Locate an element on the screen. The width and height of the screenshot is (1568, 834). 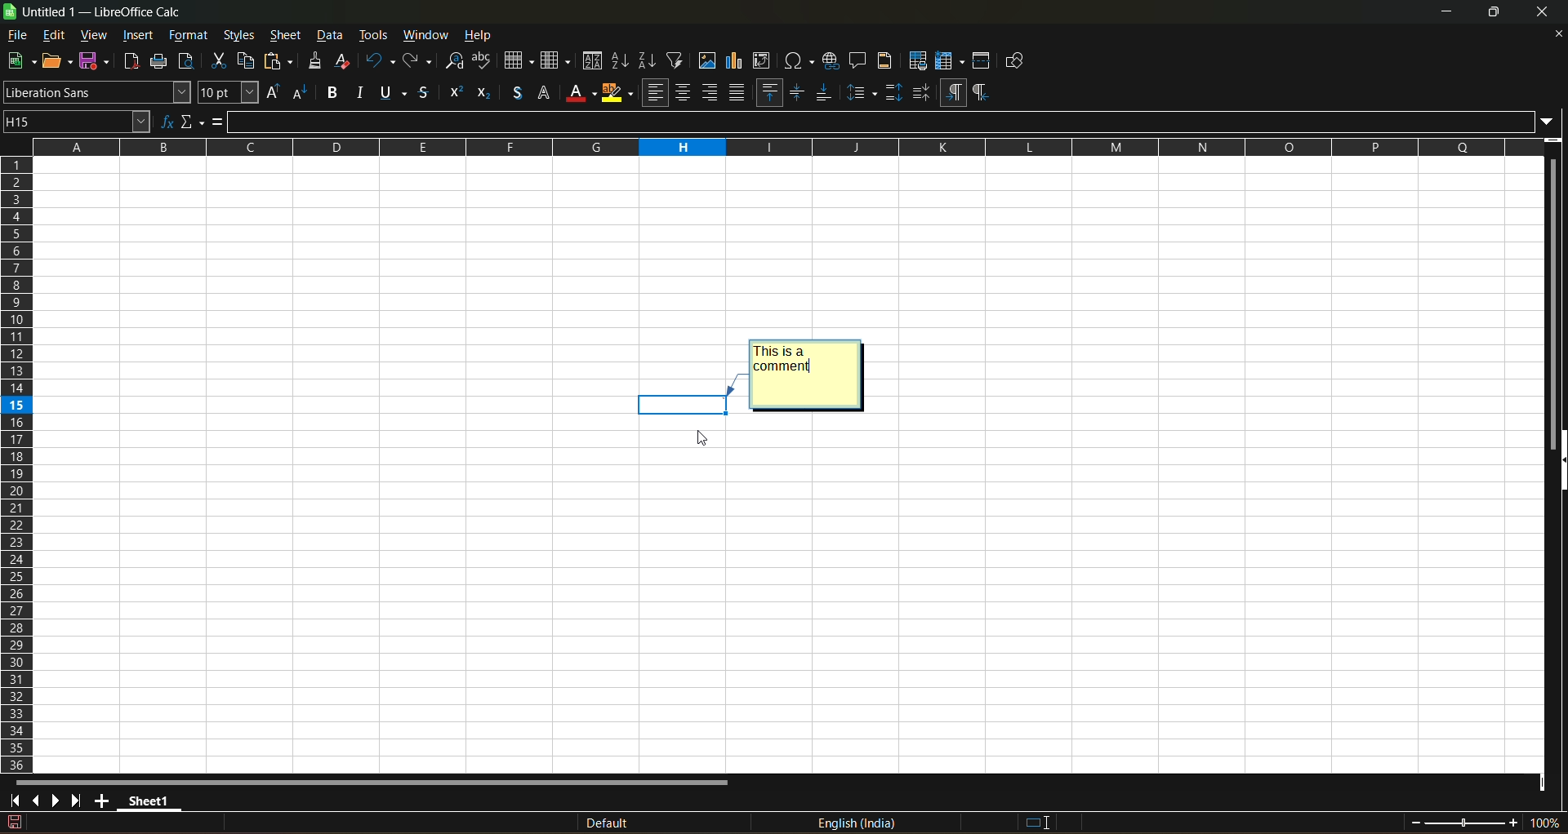
headers and footers is located at coordinates (886, 61).